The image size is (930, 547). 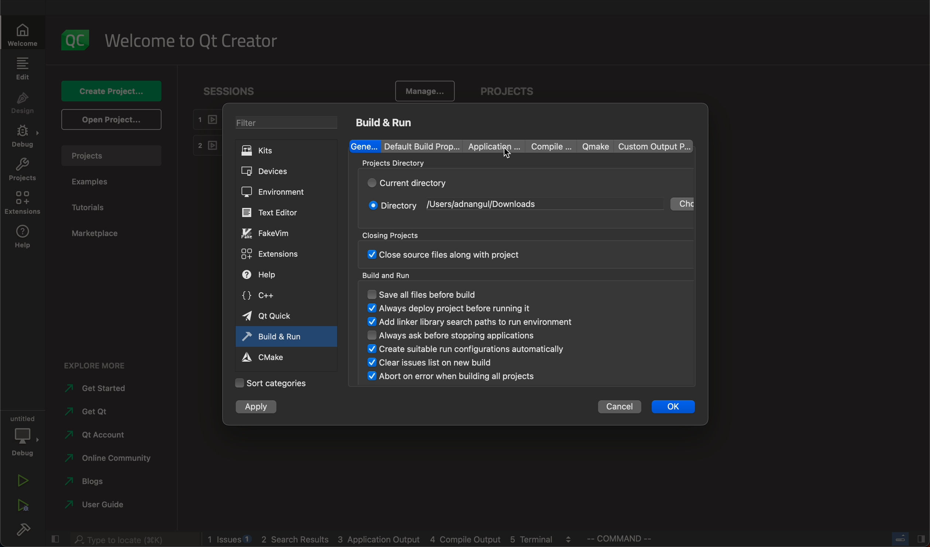 What do you see at coordinates (365, 146) in the screenshot?
I see `gene` at bounding box center [365, 146].